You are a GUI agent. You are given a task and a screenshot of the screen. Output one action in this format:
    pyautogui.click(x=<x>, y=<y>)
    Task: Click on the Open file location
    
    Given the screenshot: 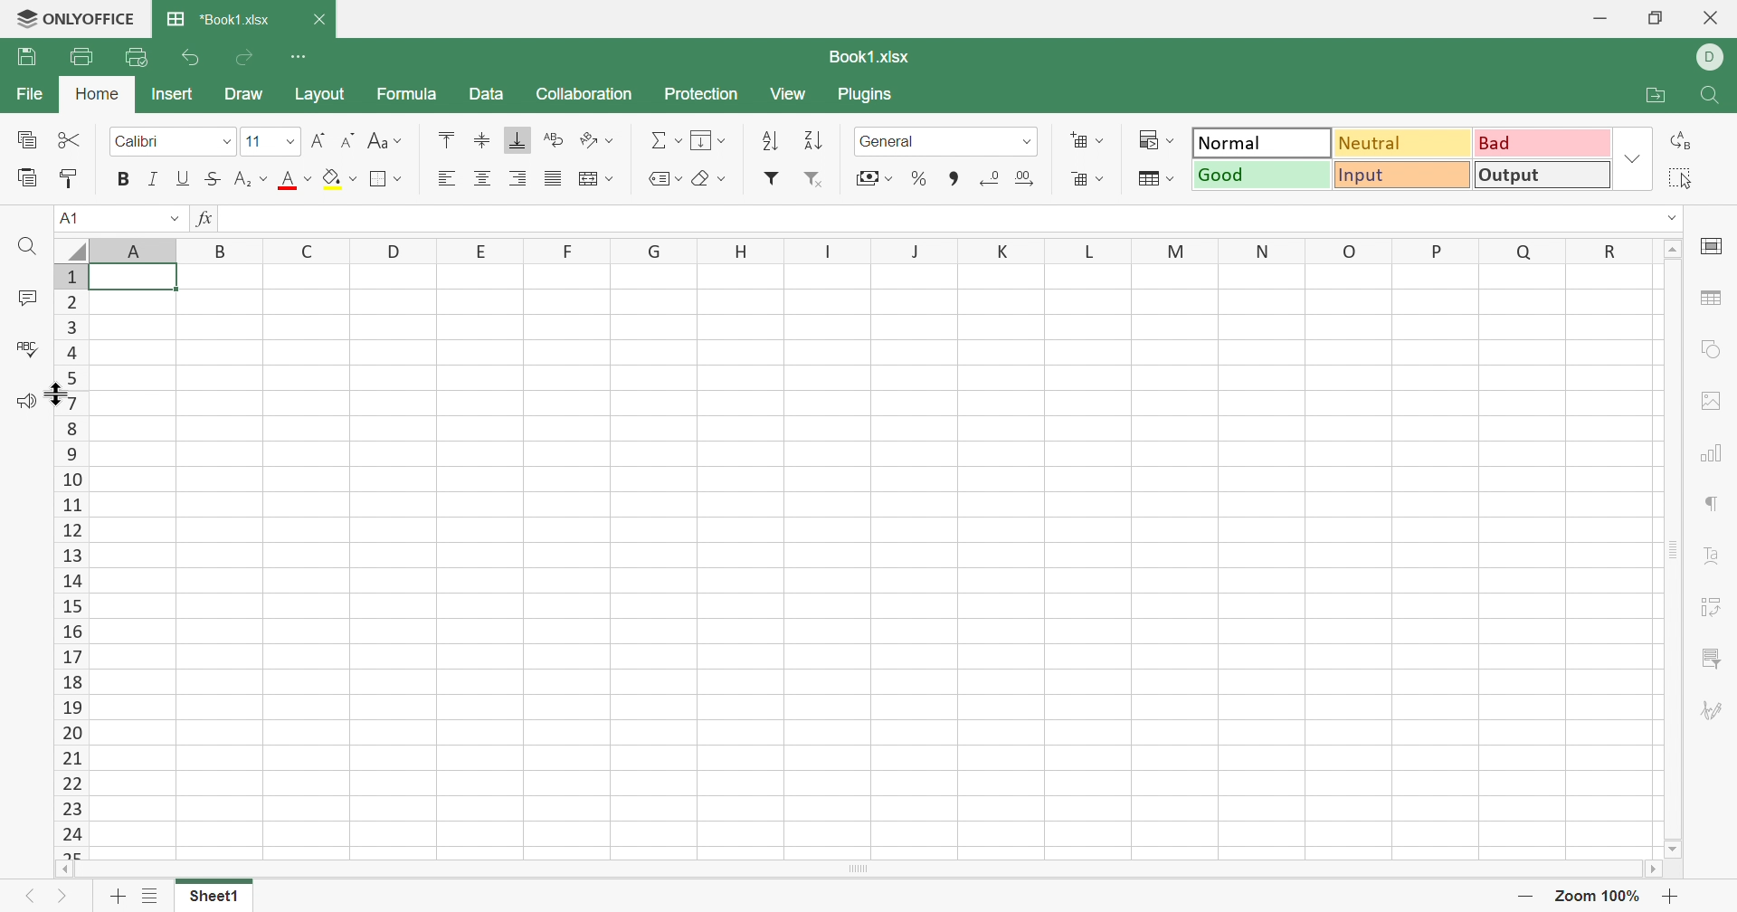 What is the action you would take?
    pyautogui.click(x=1655, y=97)
    